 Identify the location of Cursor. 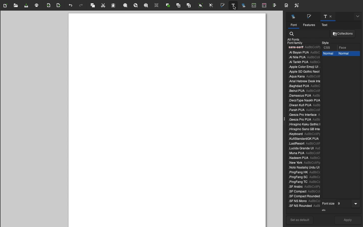
(234, 8).